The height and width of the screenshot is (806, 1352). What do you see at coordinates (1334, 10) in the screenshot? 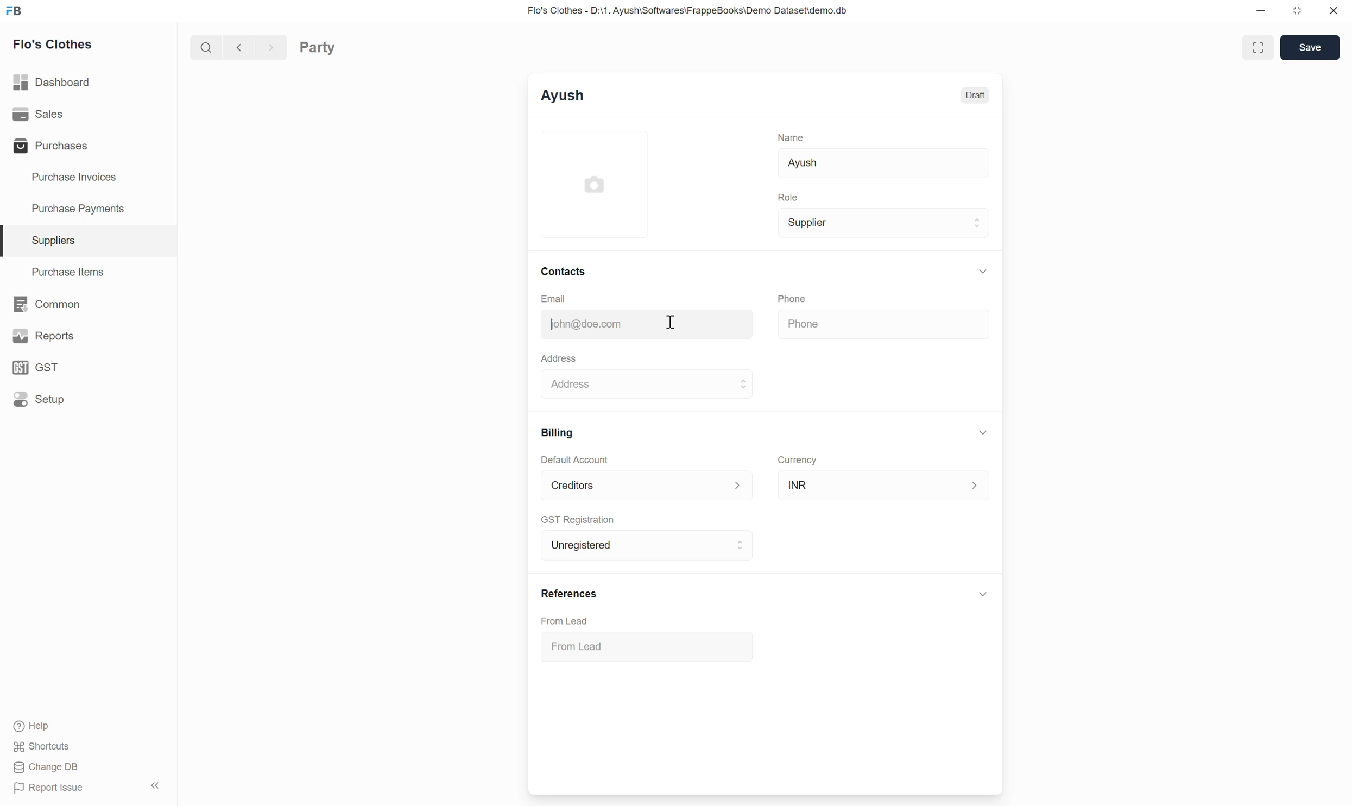
I see `Close` at bounding box center [1334, 10].